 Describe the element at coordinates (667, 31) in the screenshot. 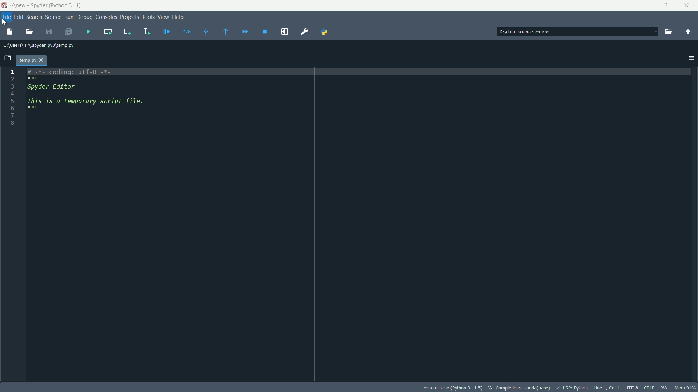

I see `browse a working directory` at that location.